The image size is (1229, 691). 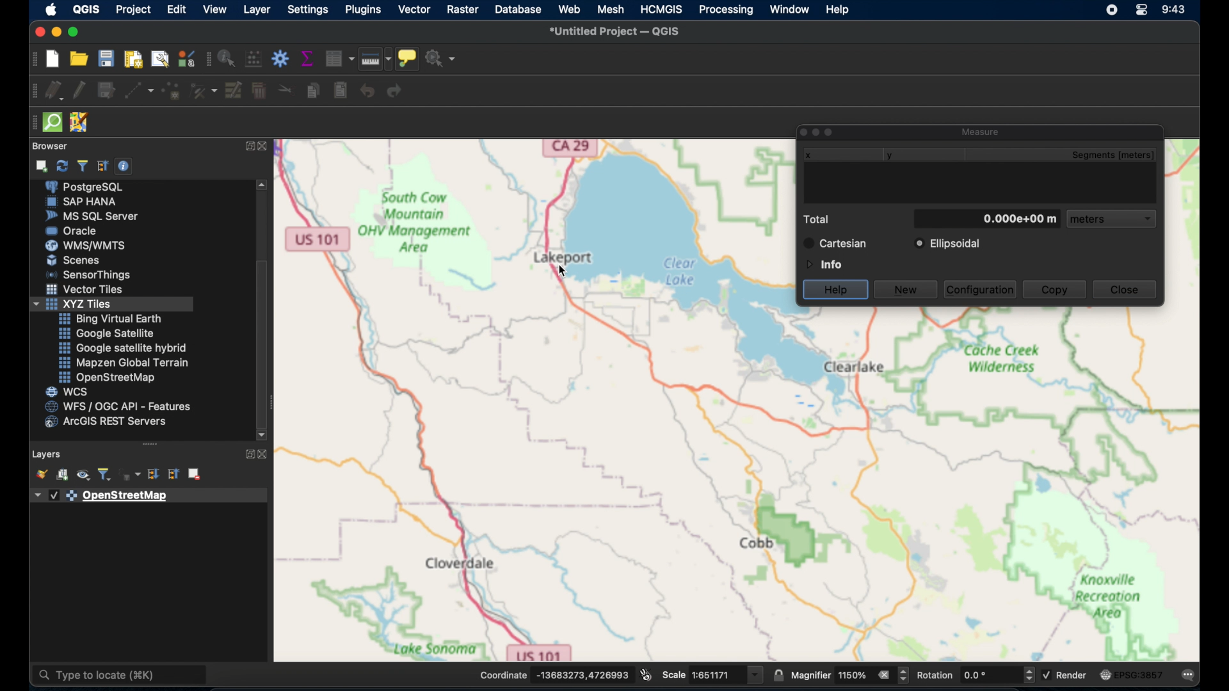 I want to click on create new project, so click(x=52, y=59).